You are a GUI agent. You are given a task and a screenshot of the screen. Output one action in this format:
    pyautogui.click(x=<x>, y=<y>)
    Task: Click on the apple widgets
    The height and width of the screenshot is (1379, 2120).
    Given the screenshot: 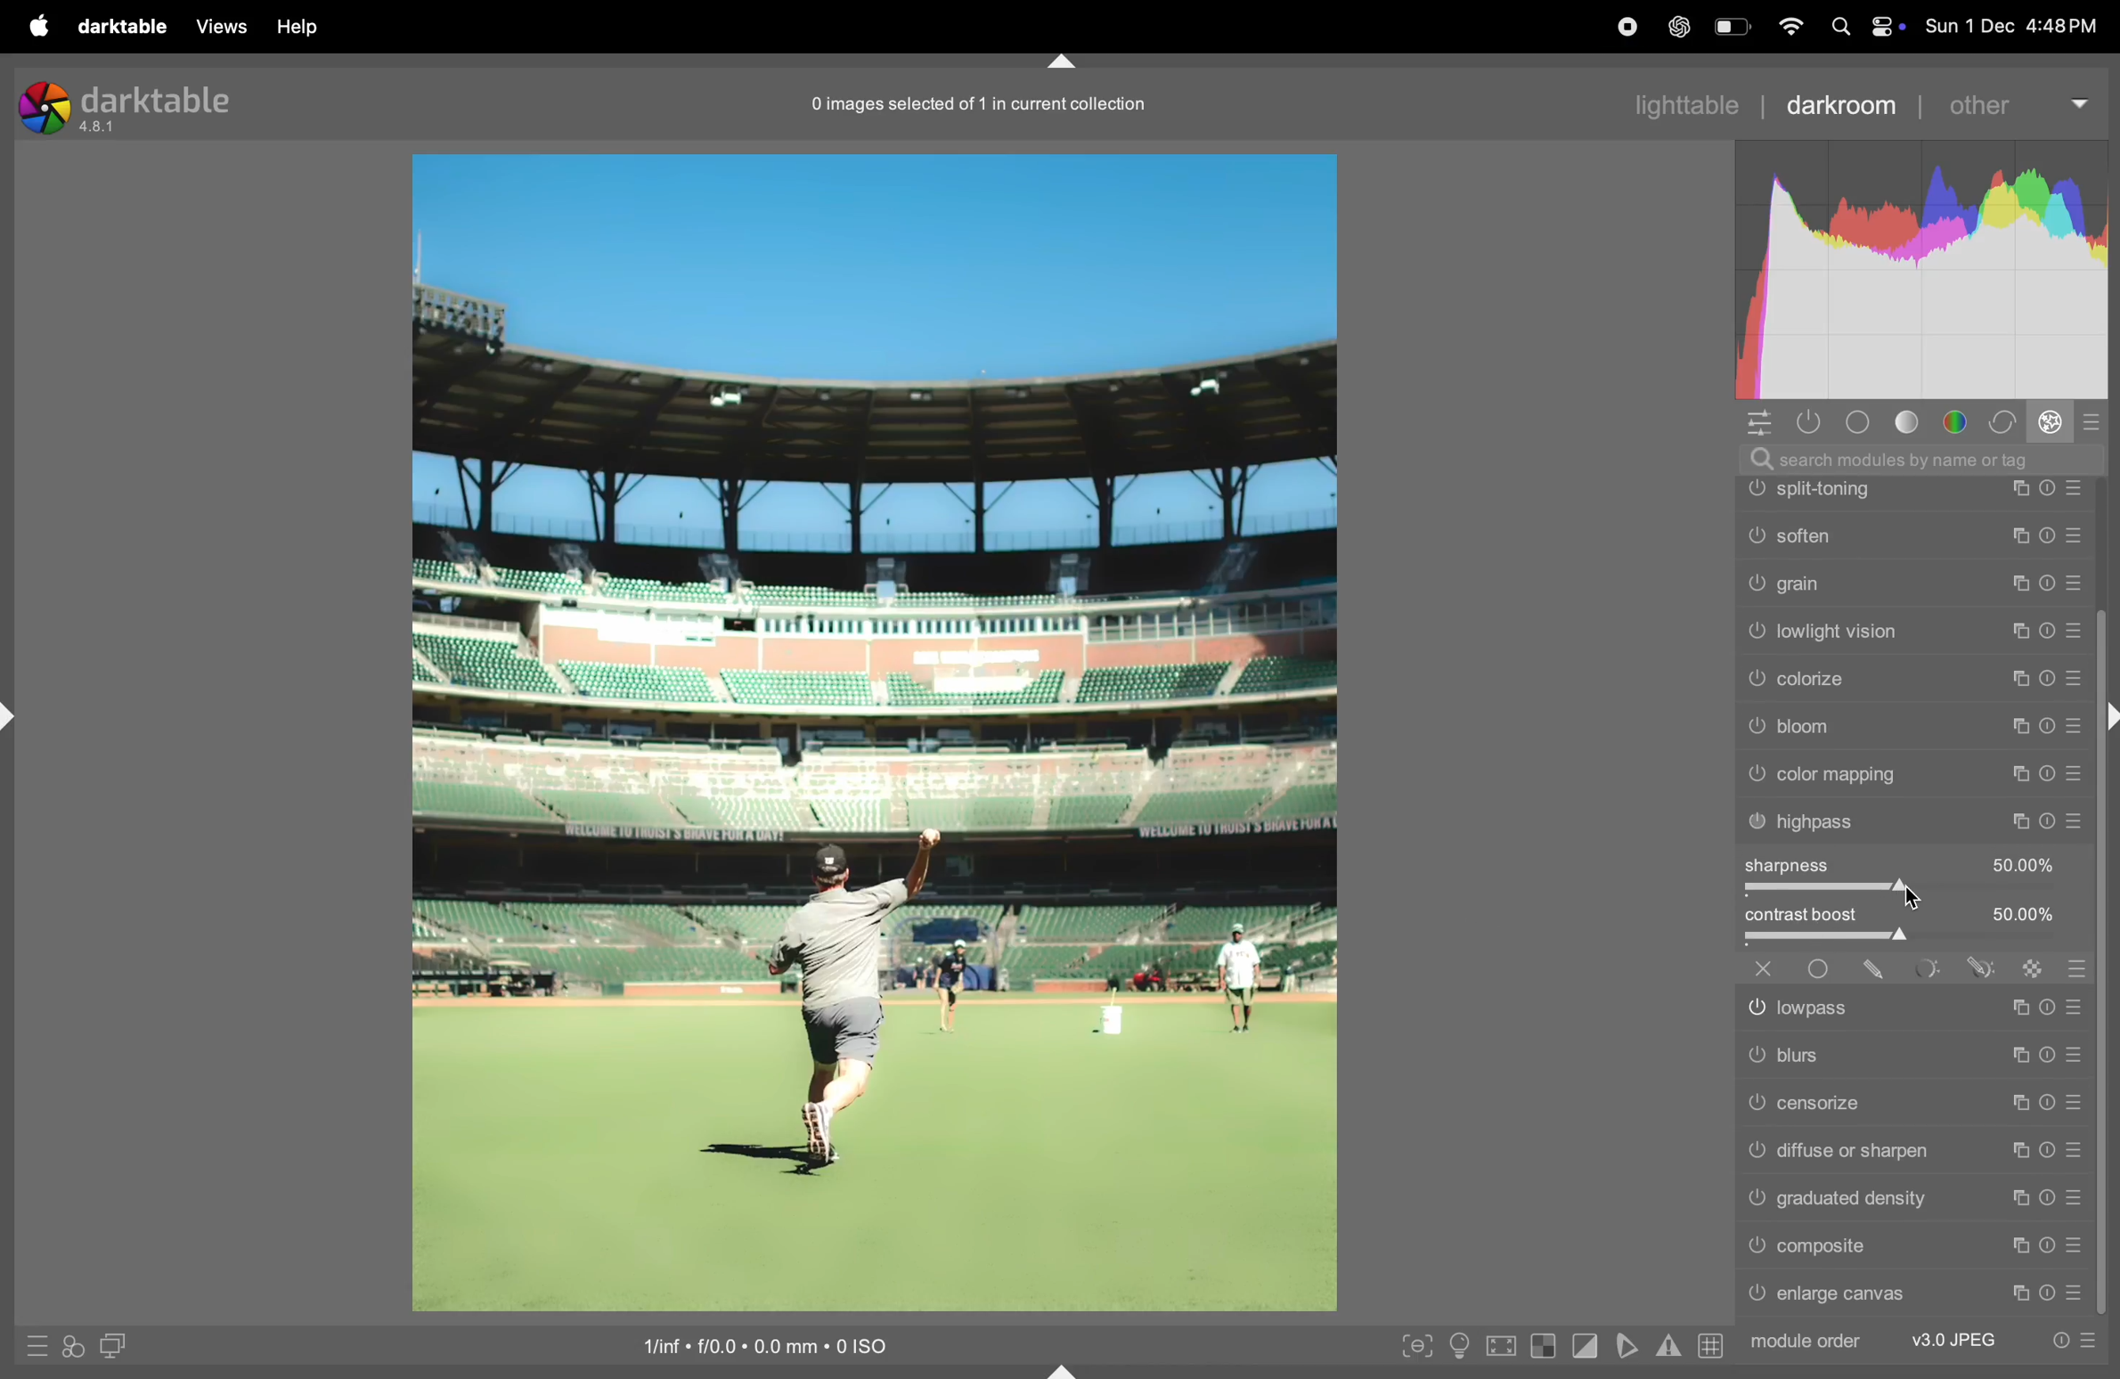 What is the action you would take?
    pyautogui.click(x=1869, y=26)
    